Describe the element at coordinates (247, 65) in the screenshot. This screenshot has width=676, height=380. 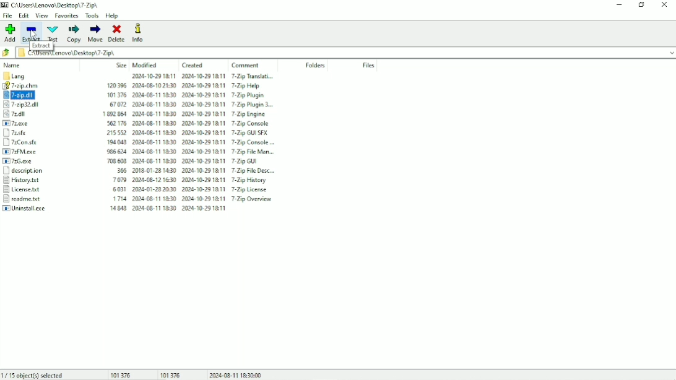
I see `Comment` at that location.